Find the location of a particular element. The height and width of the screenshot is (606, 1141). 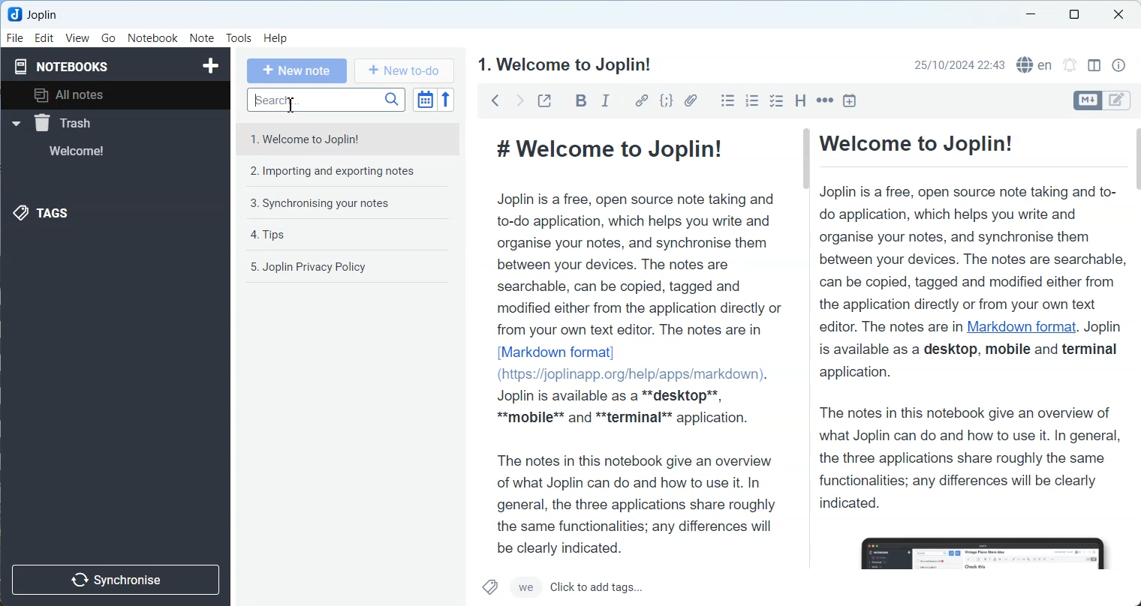

Tips is located at coordinates (351, 235).